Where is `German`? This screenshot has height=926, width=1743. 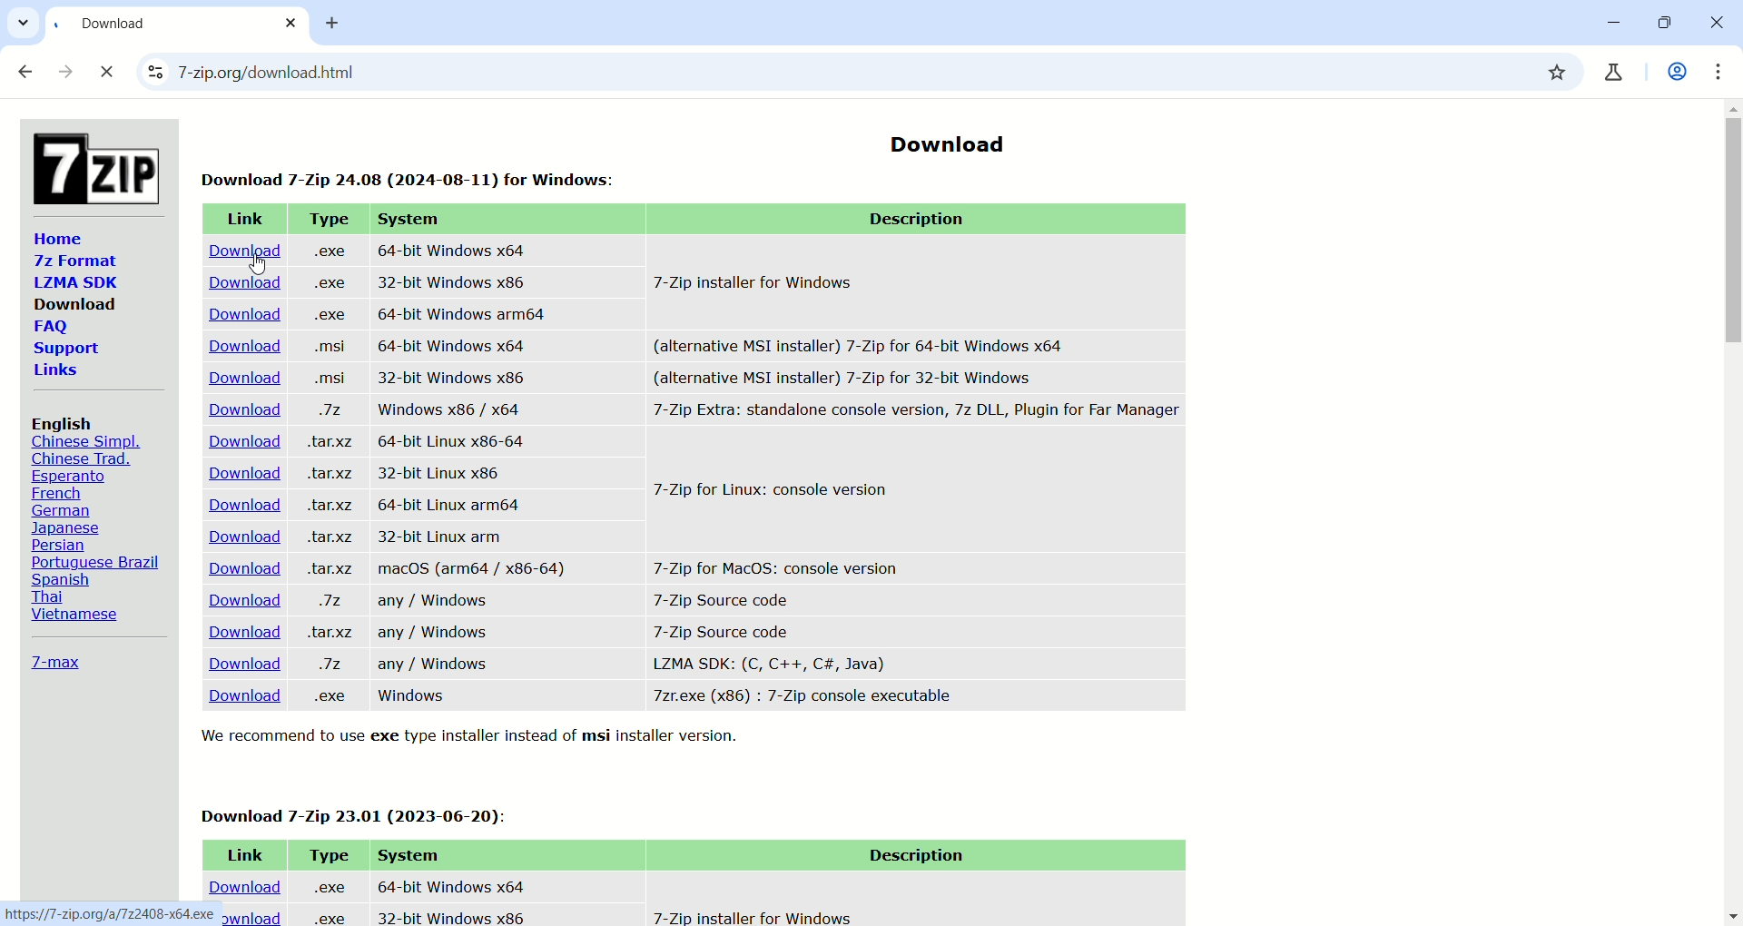 German is located at coordinates (65, 510).